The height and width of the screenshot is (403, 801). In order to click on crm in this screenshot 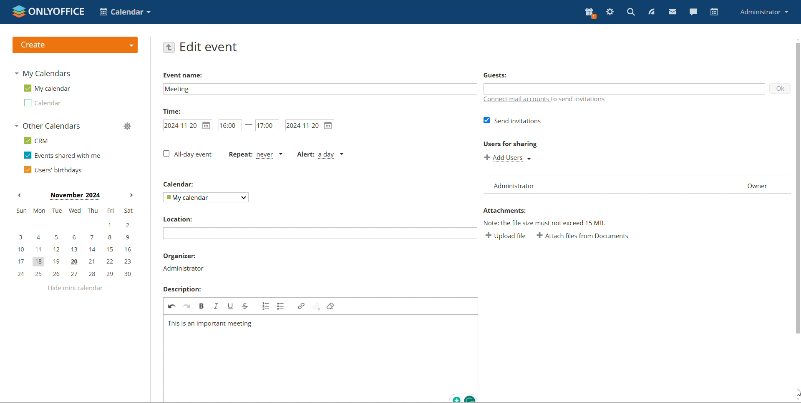, I will do `click(35, 141)`.